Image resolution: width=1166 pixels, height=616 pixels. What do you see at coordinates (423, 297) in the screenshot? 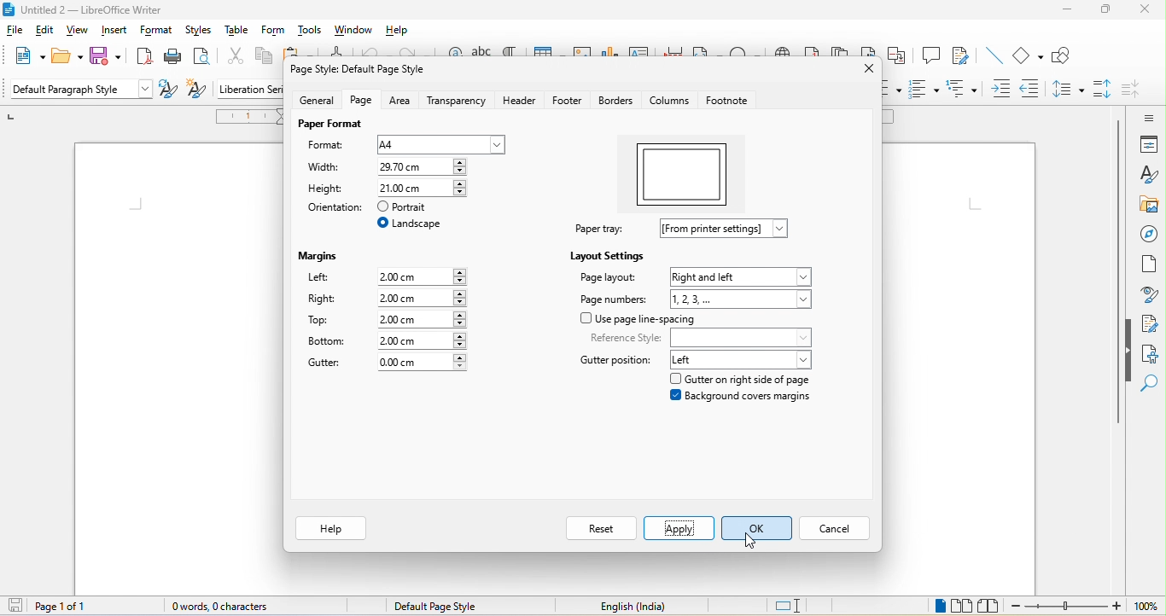
I see `2.00 cm` at bounding box center [423, 297].